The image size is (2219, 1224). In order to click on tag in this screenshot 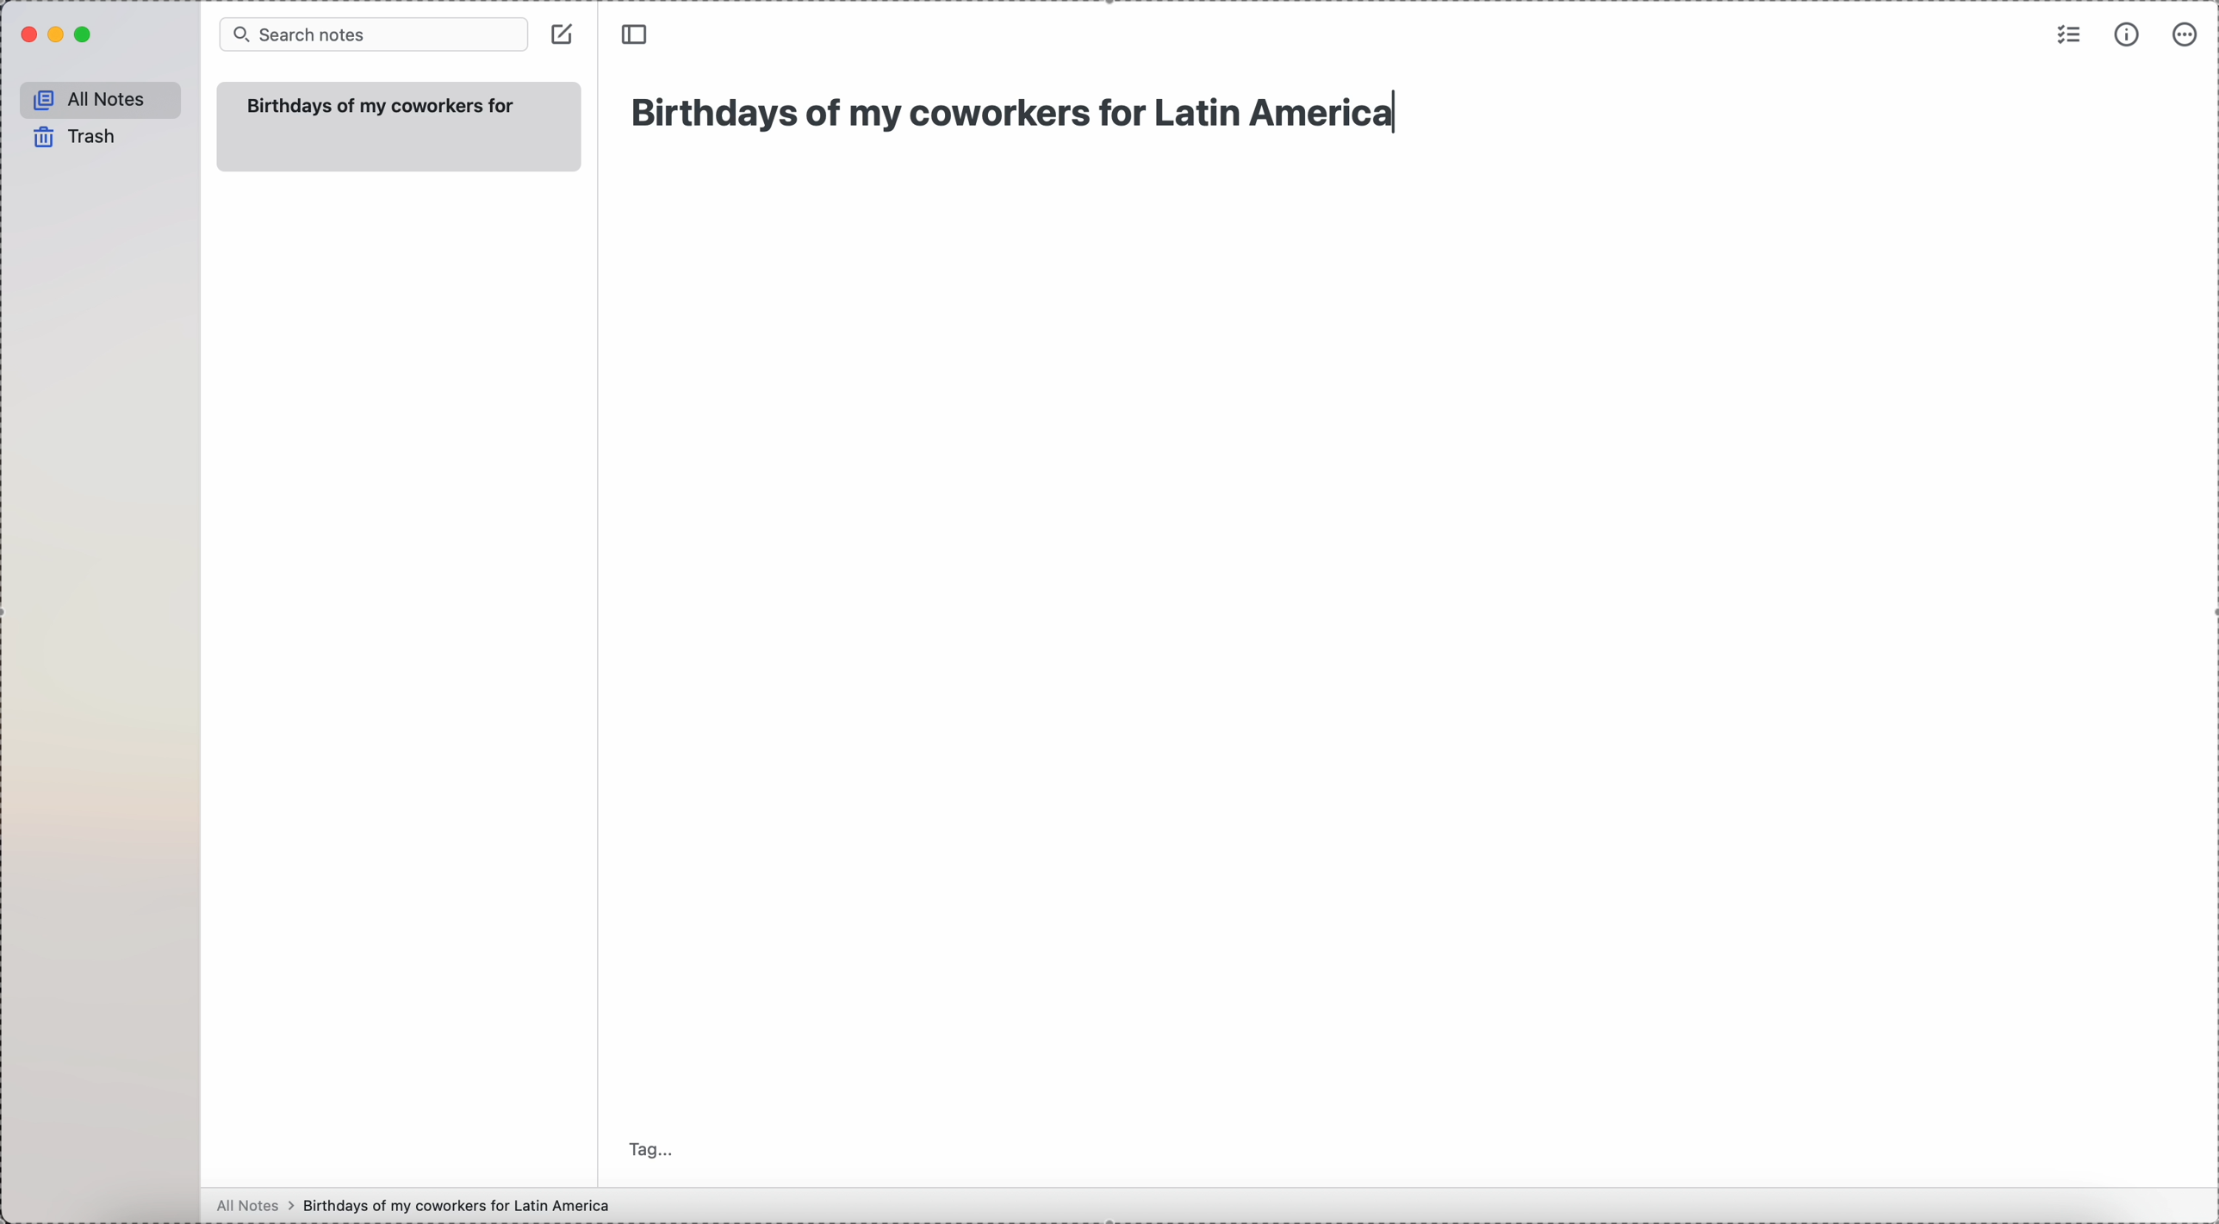, I will do `click(652, 1148)`.